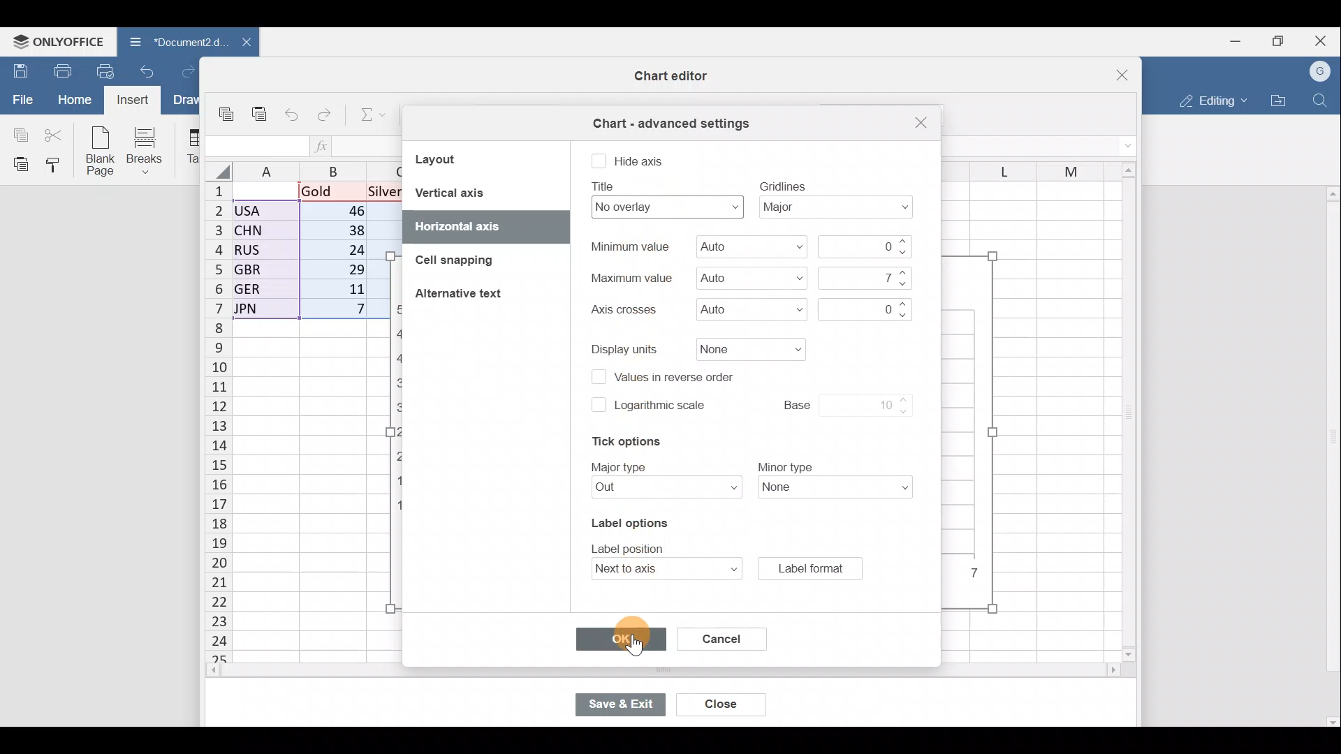  Describe the element at coordinates (365, 117) in the screenshot. I see `Summation` at that location.